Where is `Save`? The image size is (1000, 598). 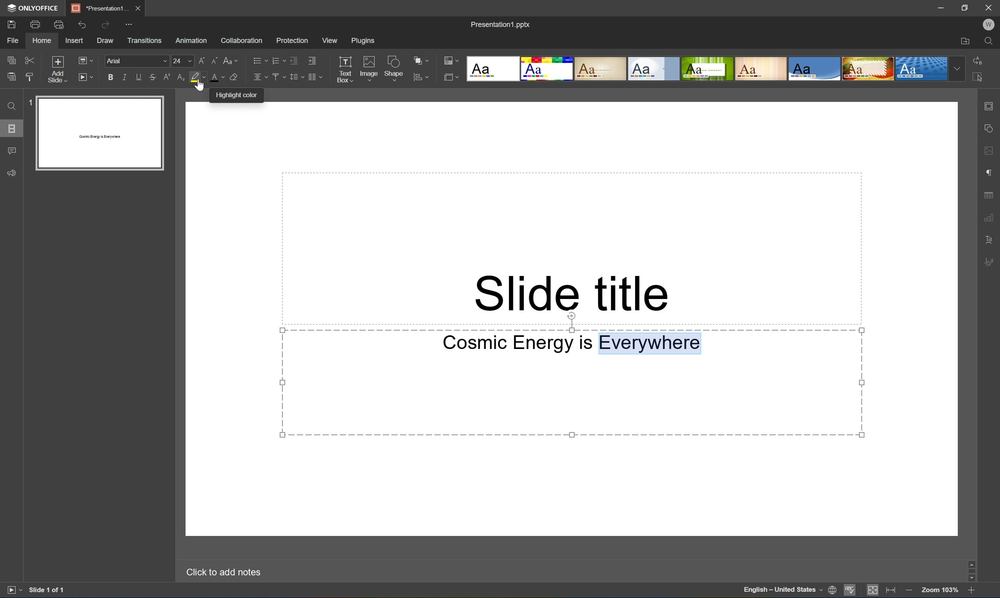
Save is located at coordinates (12, 24).